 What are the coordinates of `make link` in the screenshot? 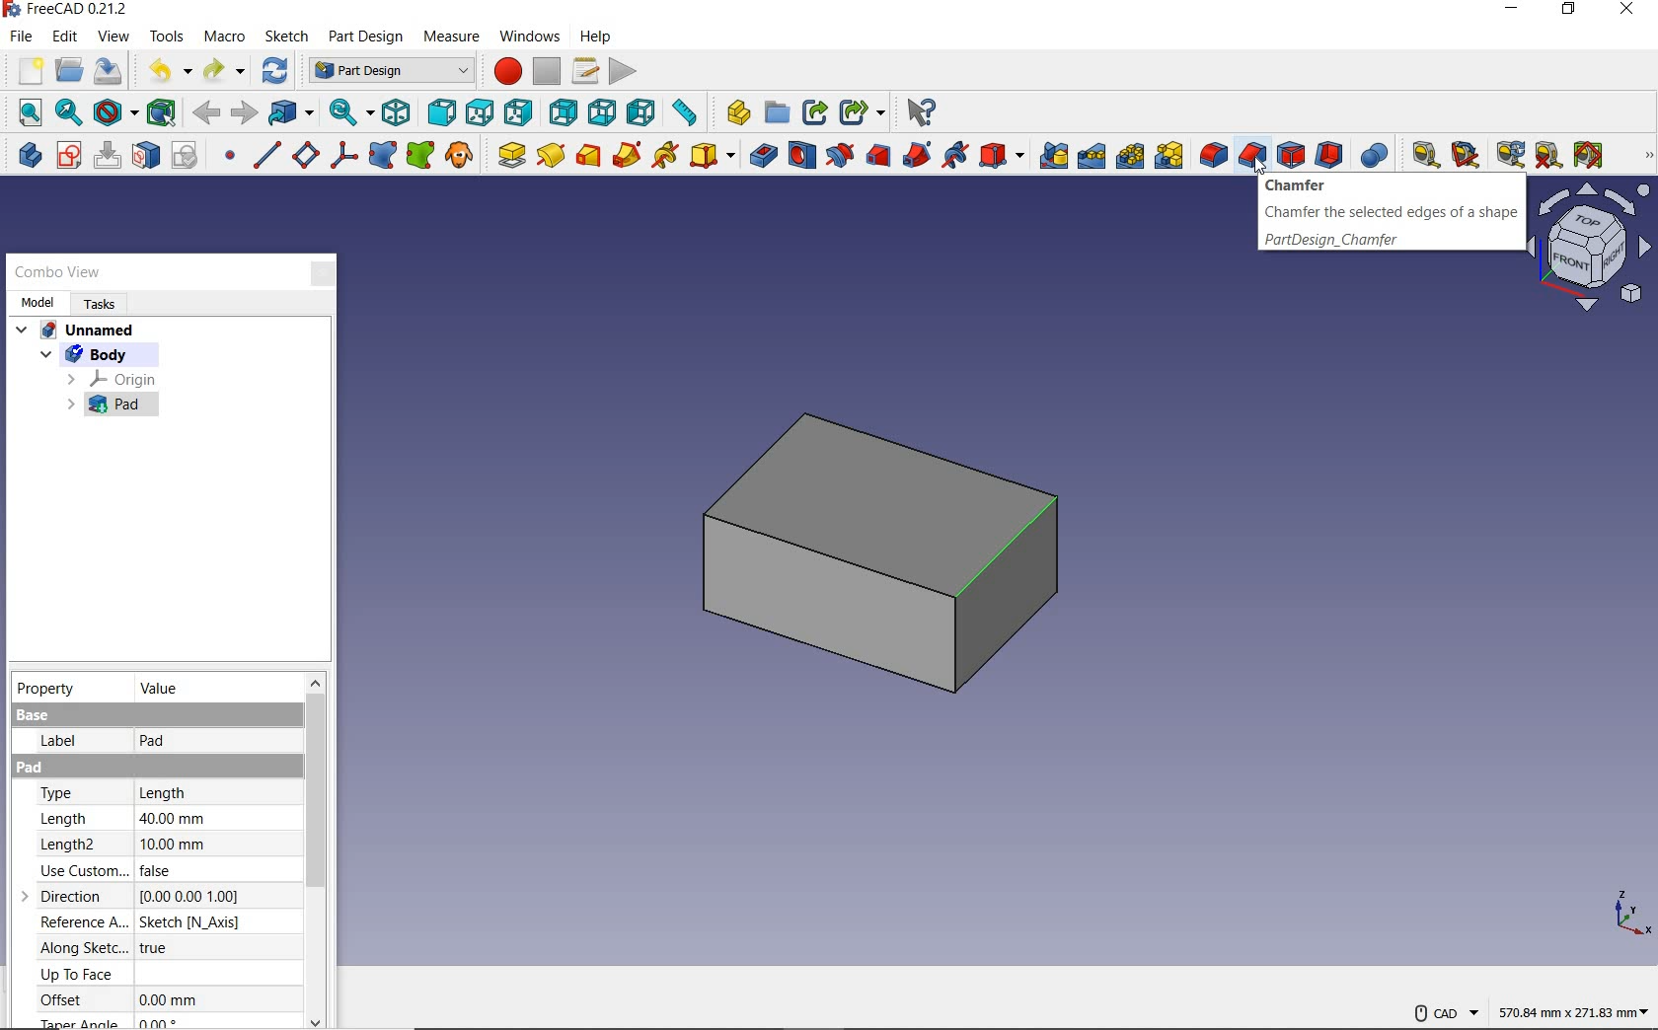 It's located at (813, 113).